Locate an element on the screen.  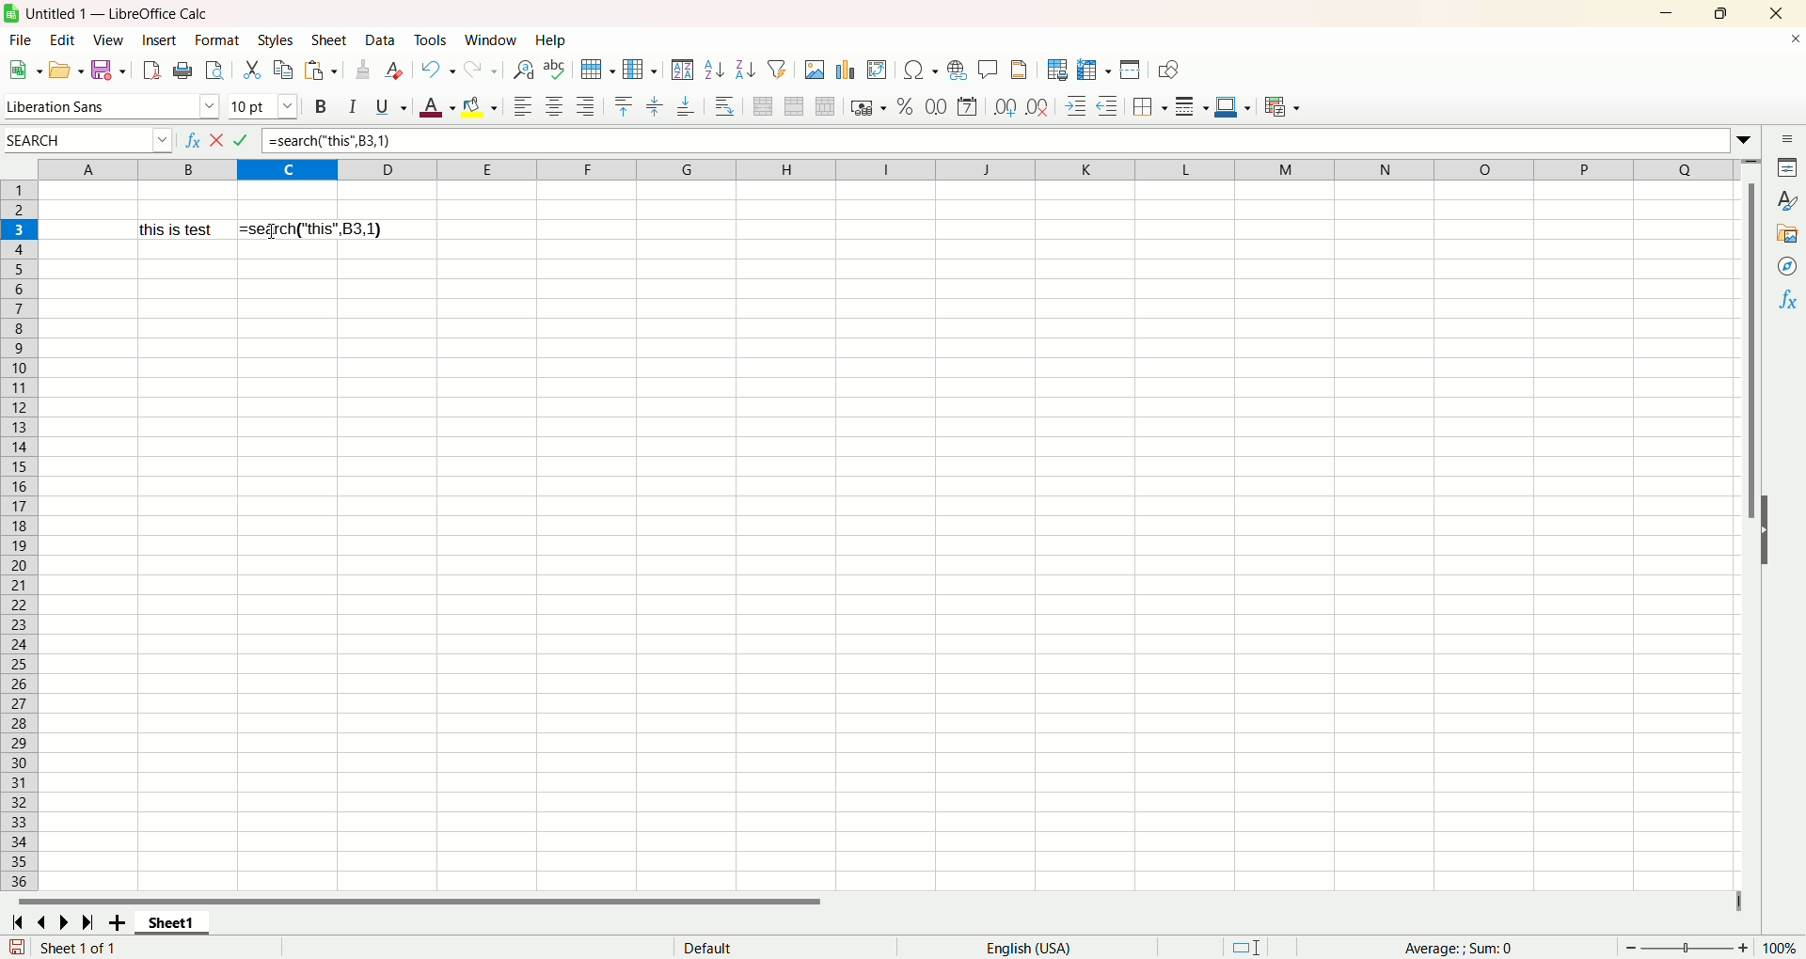
accept is located at coordinates (244, 142).